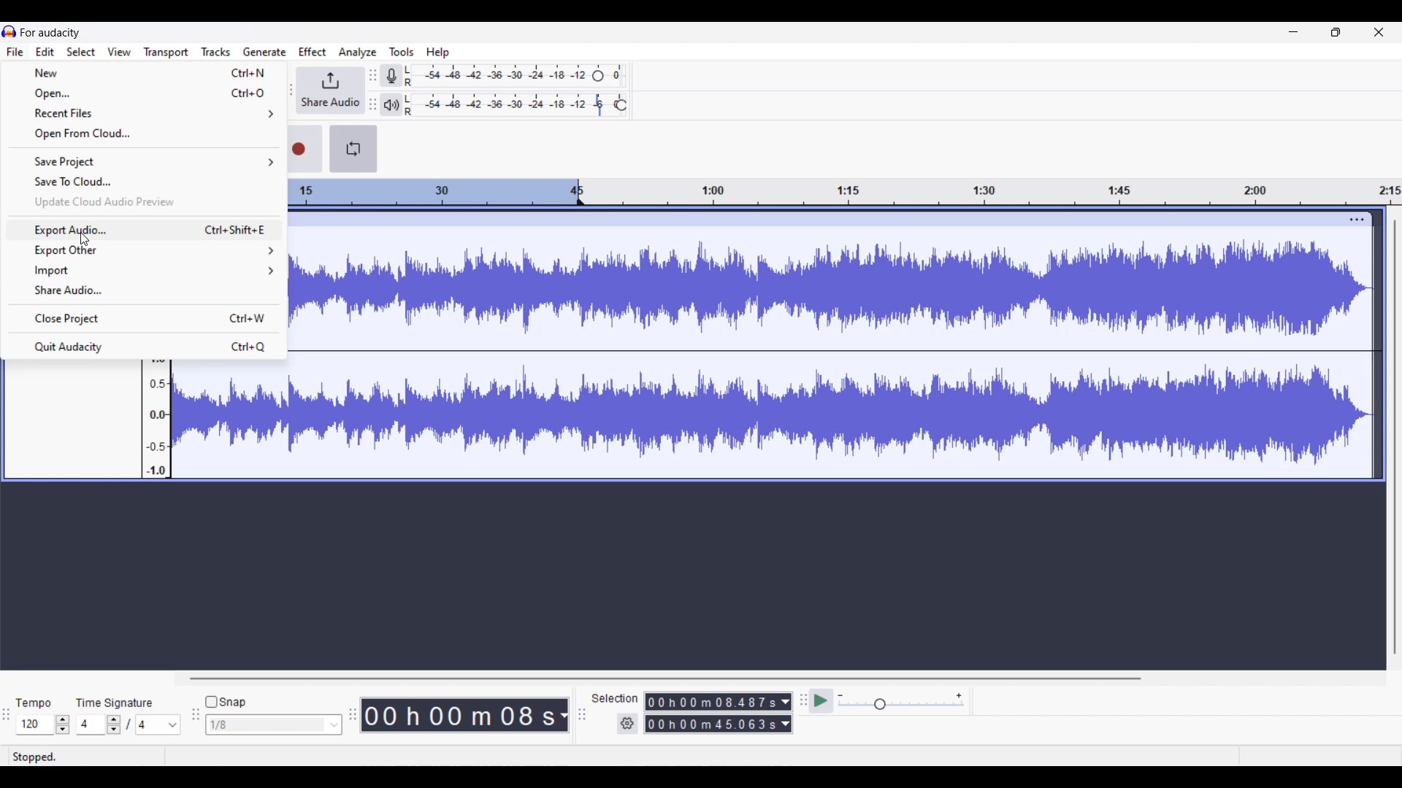 The height and width of the screenshot is (788, 1402). What do you see at coordinates (226, 702) in the screenshot?
I see `Toggle for snap` at bounding box center [226, 702].